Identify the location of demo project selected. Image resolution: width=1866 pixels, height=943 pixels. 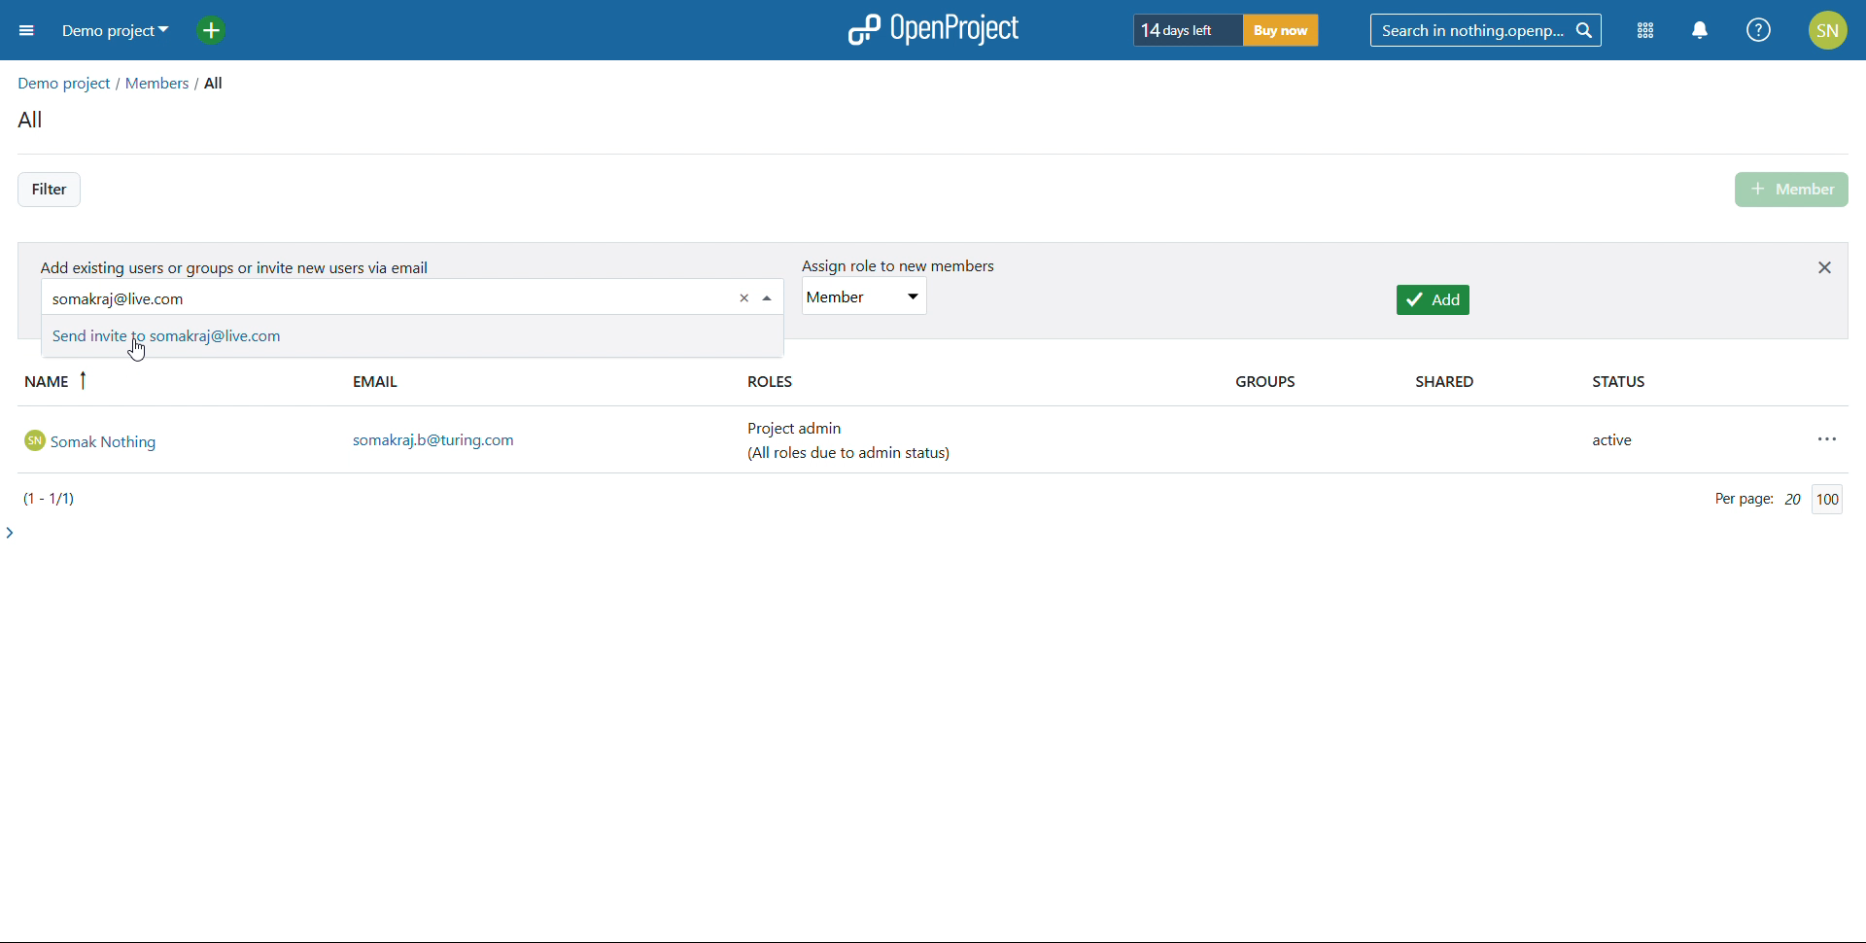
(110, 31).